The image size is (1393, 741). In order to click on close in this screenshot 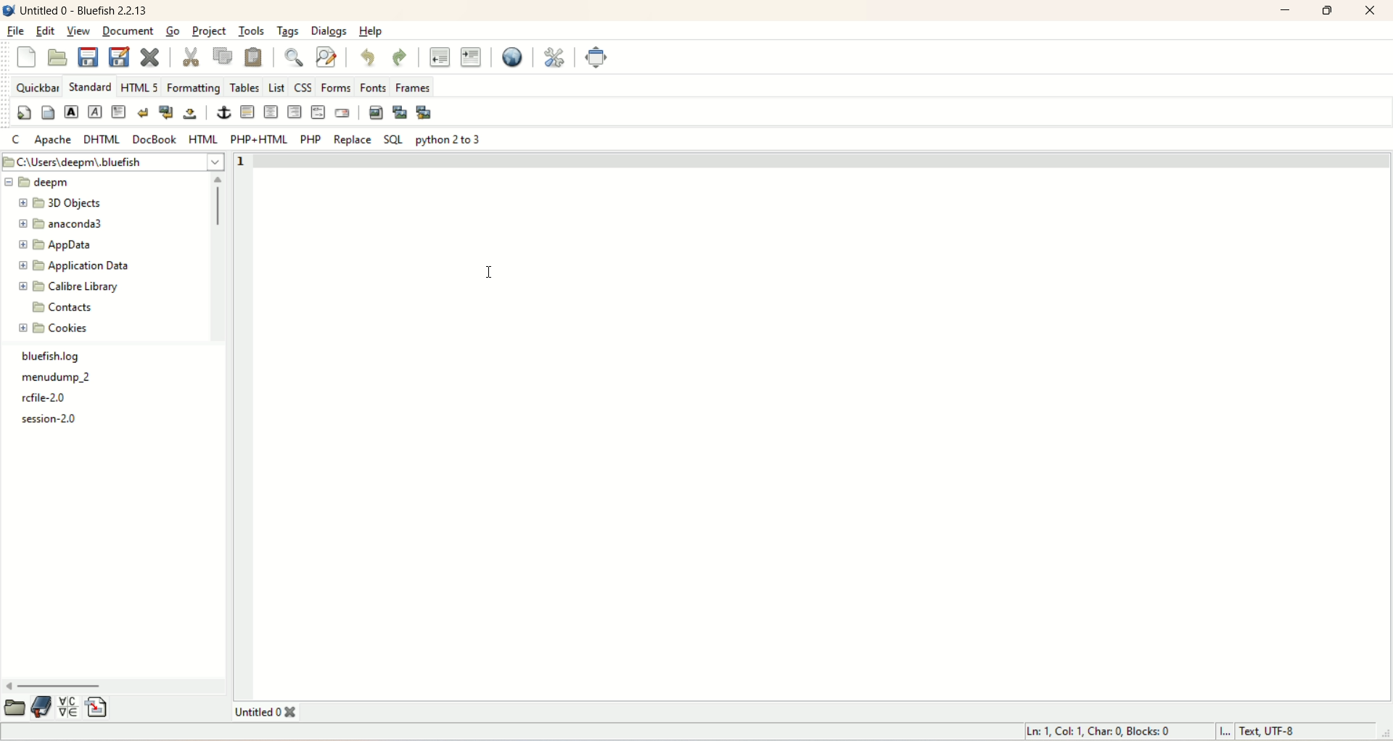, I will do `click(1368, 12)`.